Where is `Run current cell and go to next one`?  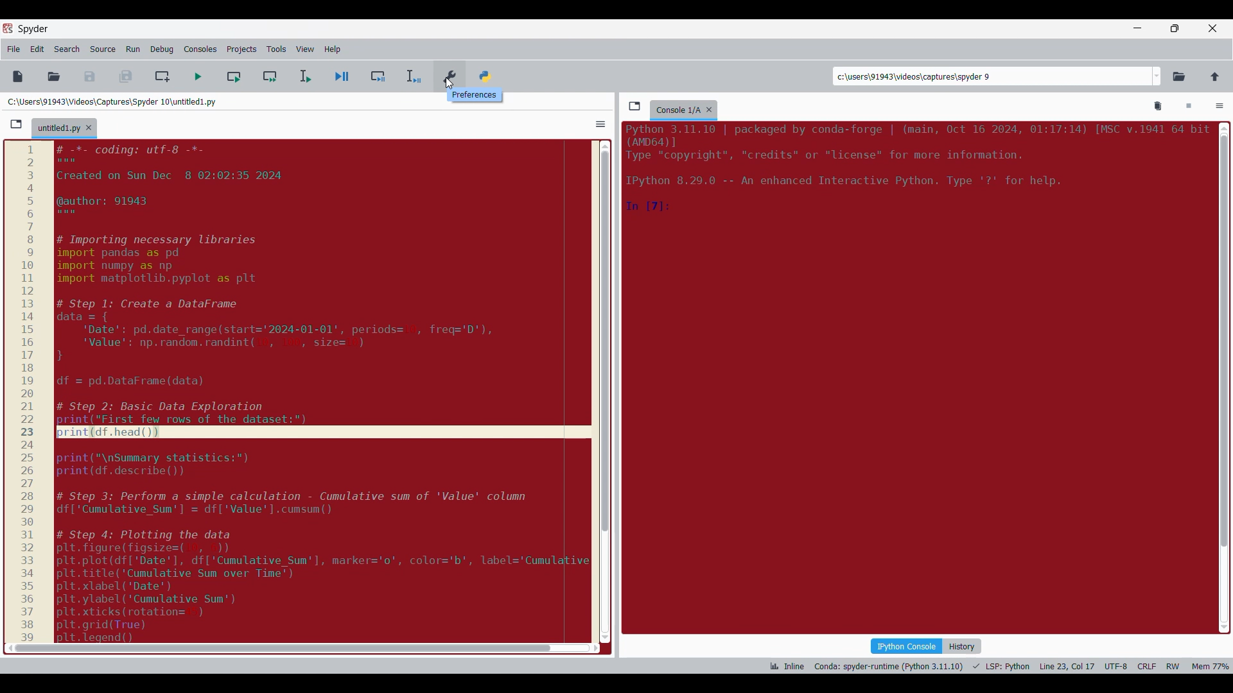 Run current cell and go to next one is located at coordinates (270, 76).